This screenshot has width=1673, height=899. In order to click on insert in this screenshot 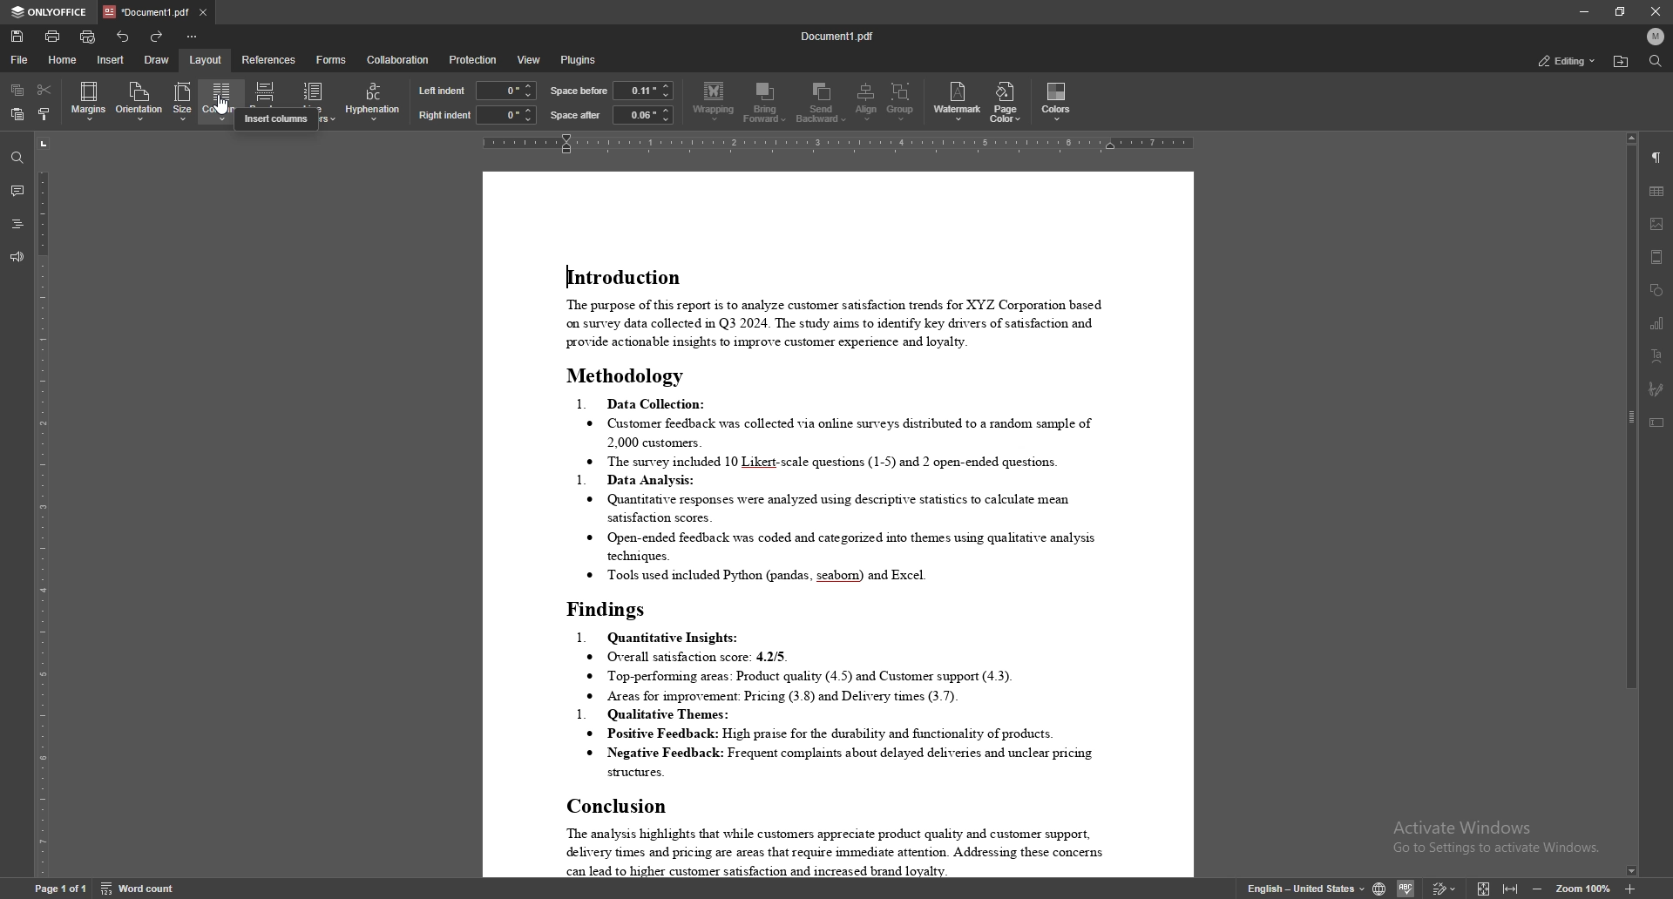, I will do `click(112, 61)`.